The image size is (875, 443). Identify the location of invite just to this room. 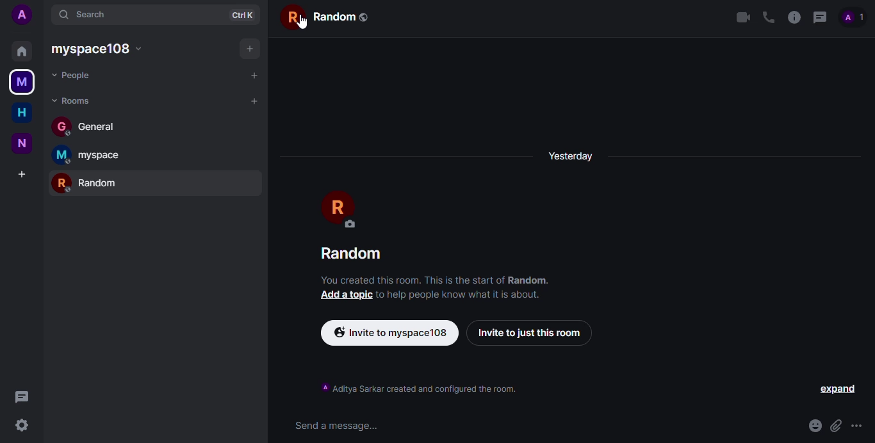
(528, 333).